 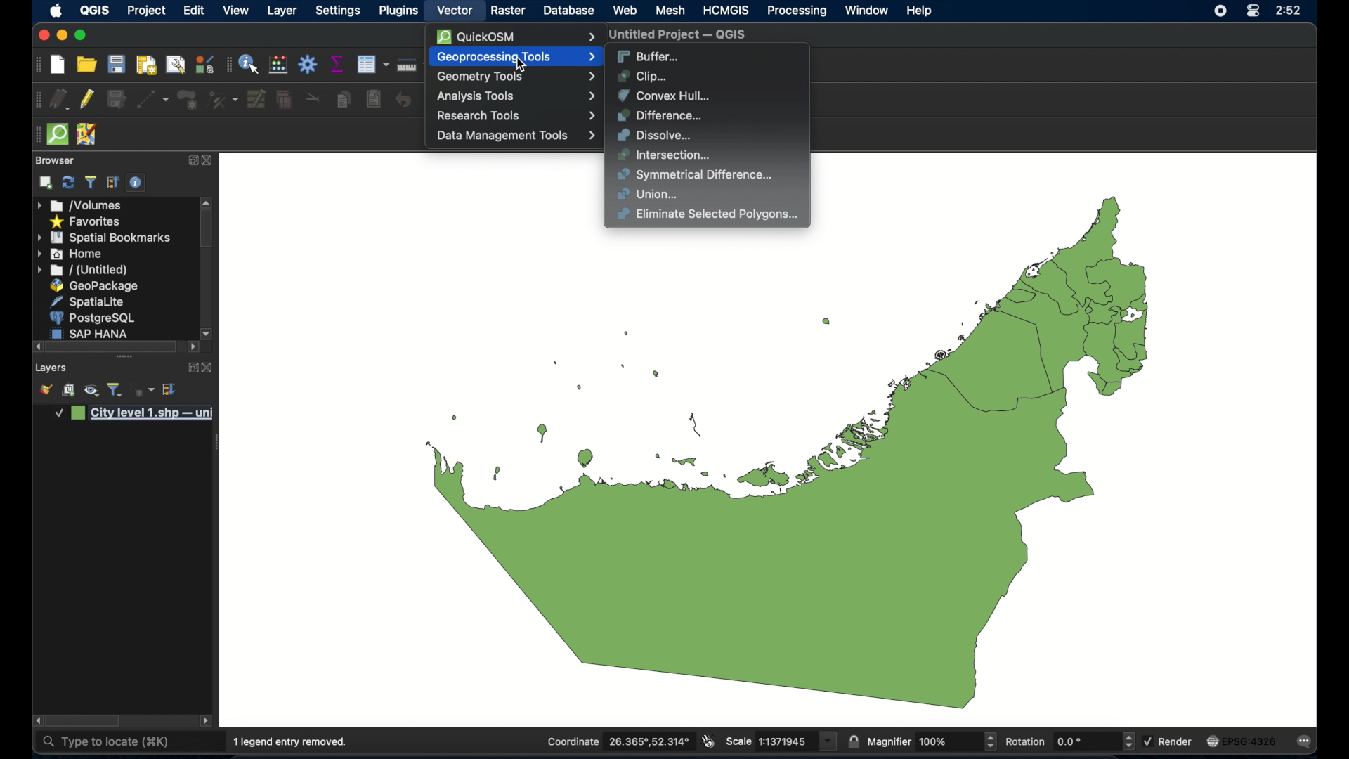 I want to click on close, so click(x=208, y=368).